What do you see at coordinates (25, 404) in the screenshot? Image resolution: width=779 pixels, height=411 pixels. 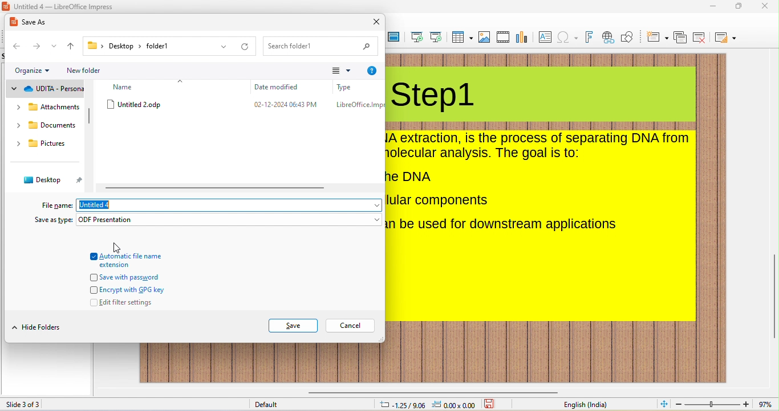 I see `slide 3 of 3` at bounding box center [25, 404].